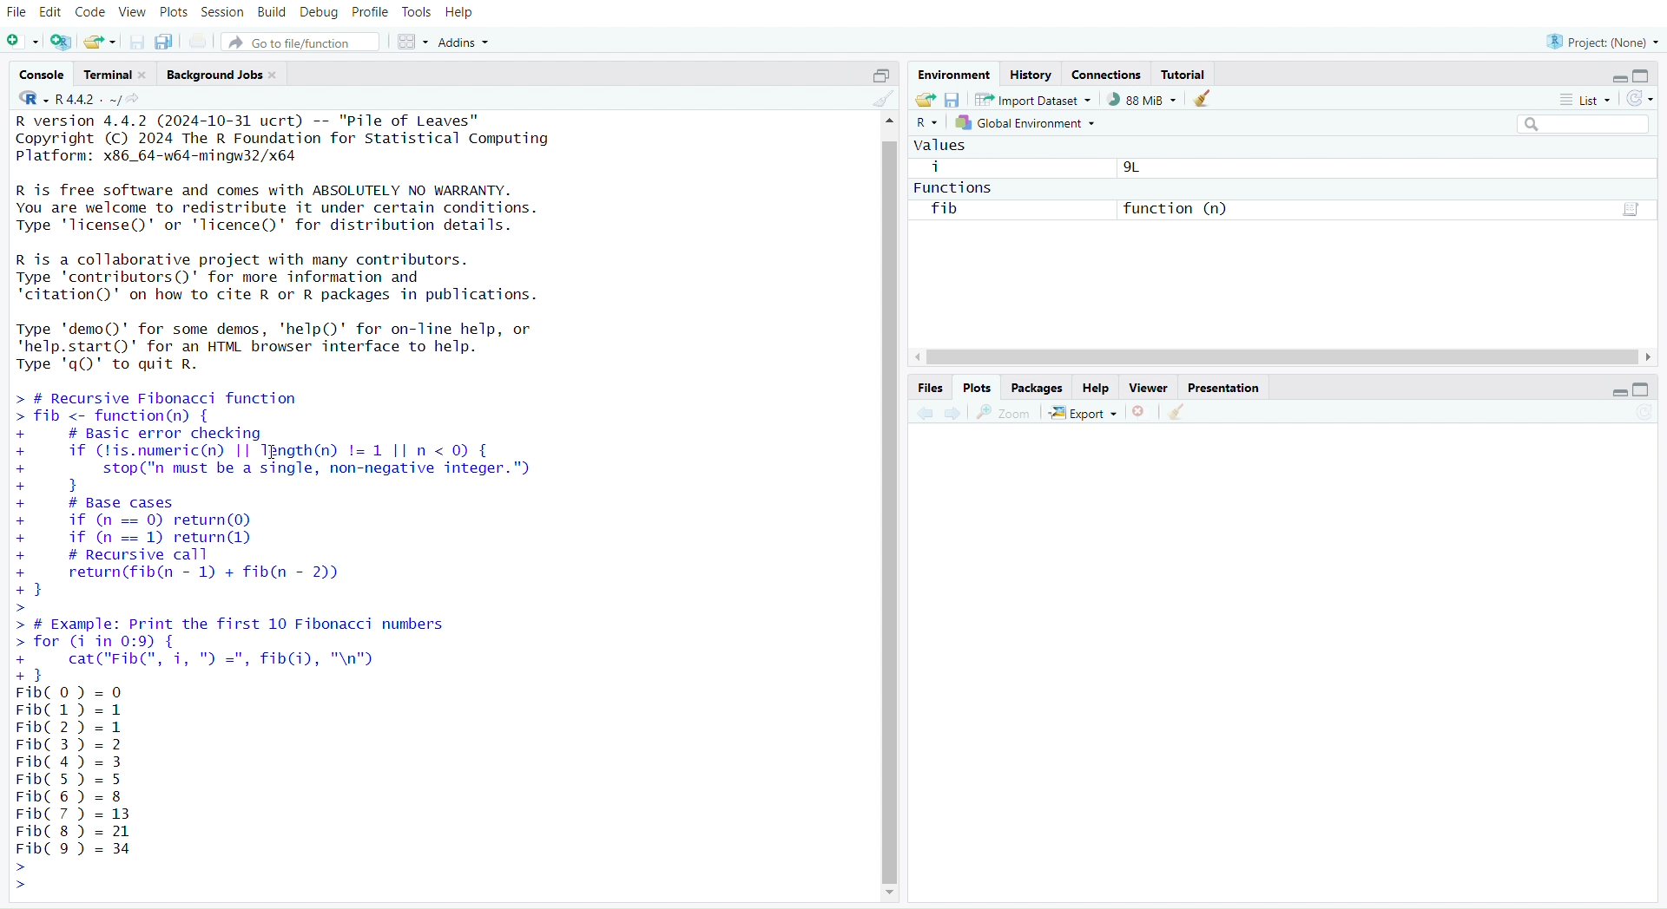 Image resolution: width=1667 pixels, height=909 pixels. I want to click on forward, so click(959, 414).